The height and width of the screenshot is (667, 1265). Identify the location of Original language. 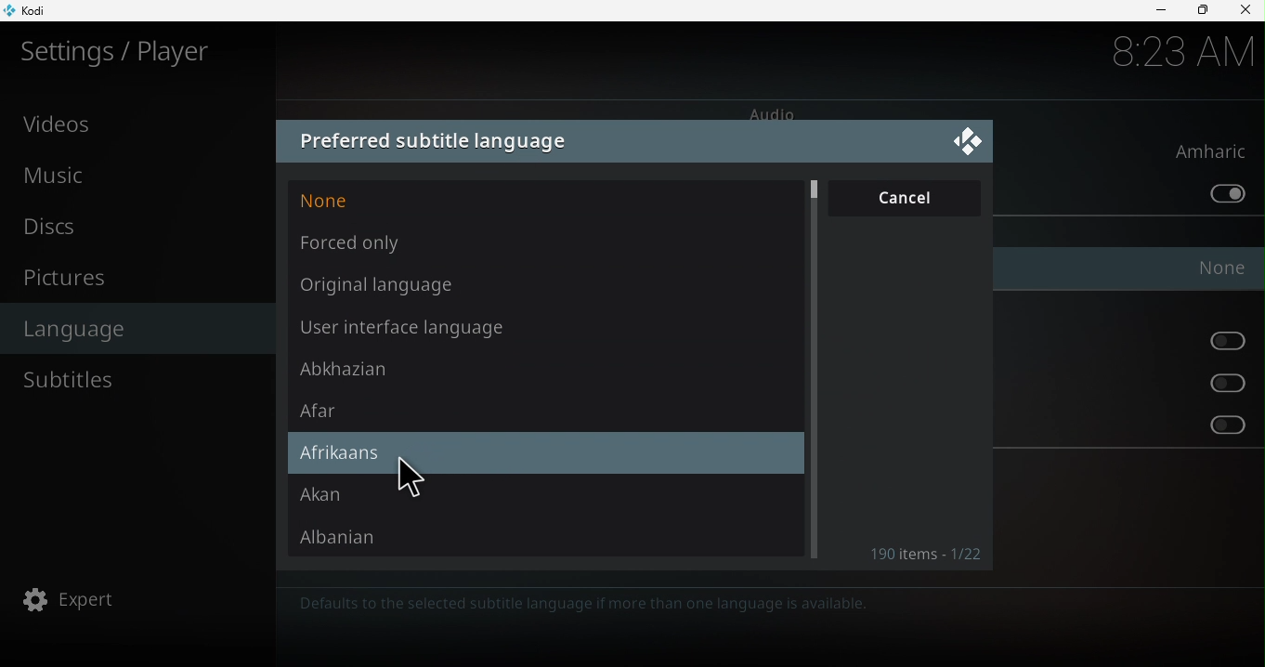
(541, 285).